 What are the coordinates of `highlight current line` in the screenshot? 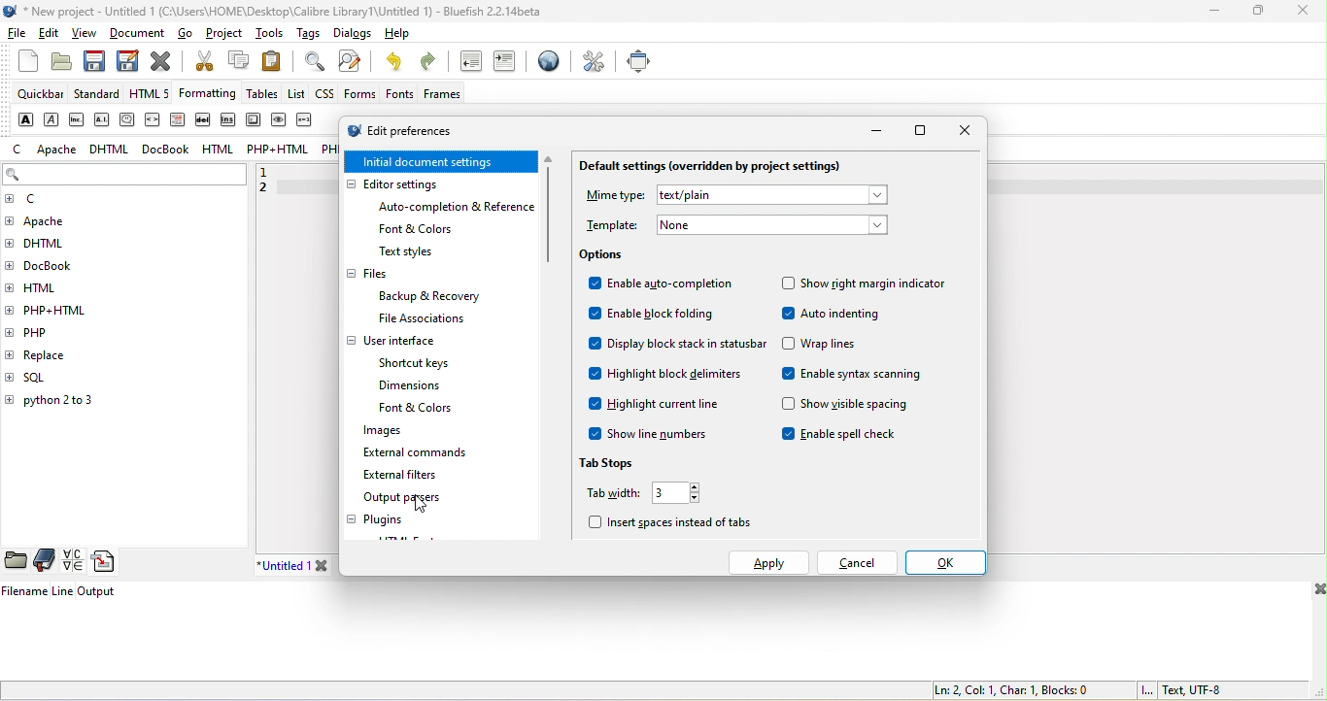 It's located at (658, 407).